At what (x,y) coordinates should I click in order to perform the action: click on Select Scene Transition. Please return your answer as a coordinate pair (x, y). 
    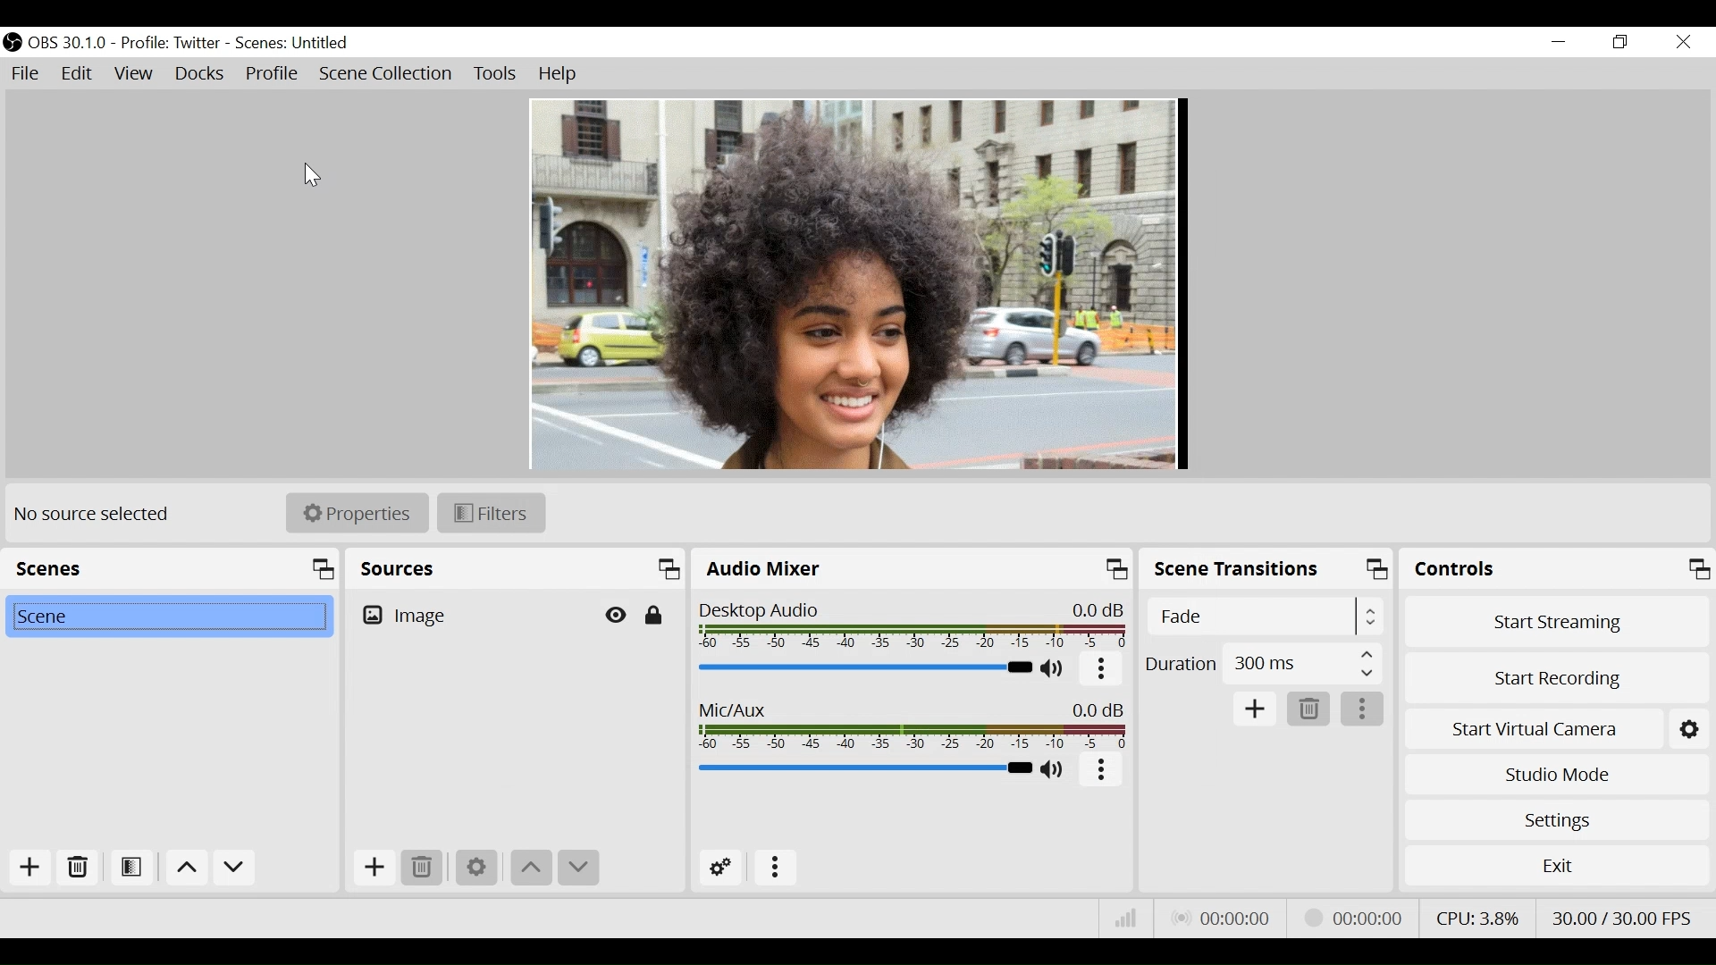
    Looking at the image, I should click on (1268, 616).